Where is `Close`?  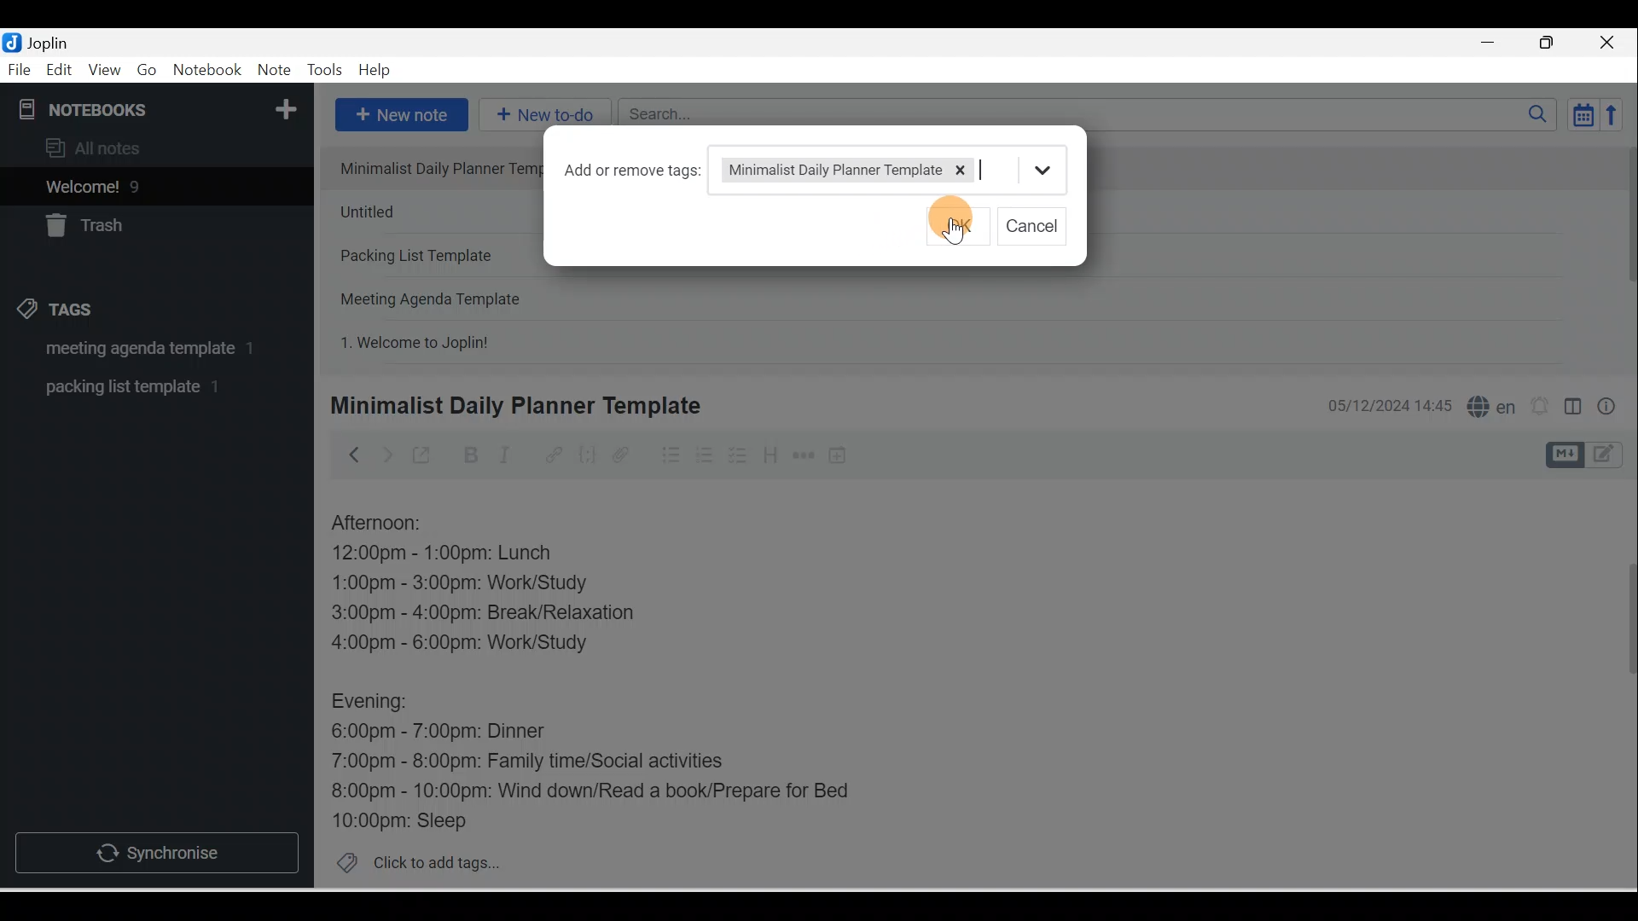
Close is located at coordinates (1612, 43).